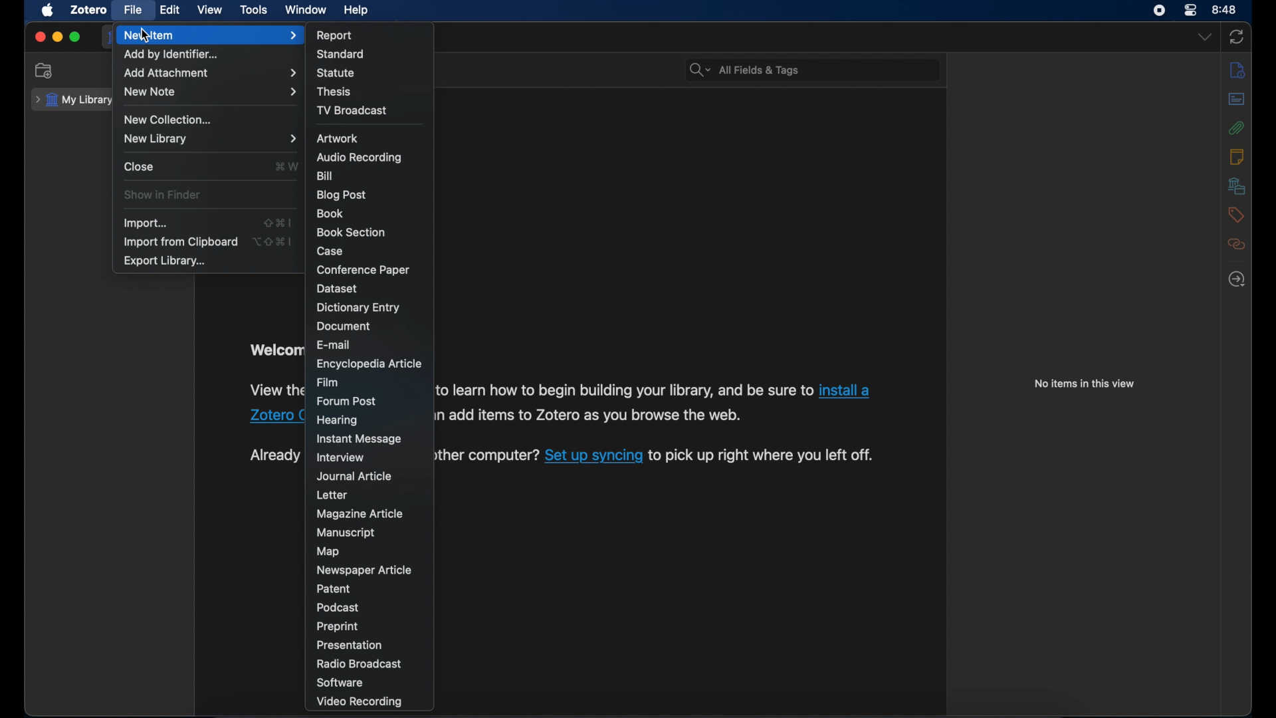  What do you see at coordinates (169, 10) in the screenshot?
I see `edit` at bounding box center [169, 10].